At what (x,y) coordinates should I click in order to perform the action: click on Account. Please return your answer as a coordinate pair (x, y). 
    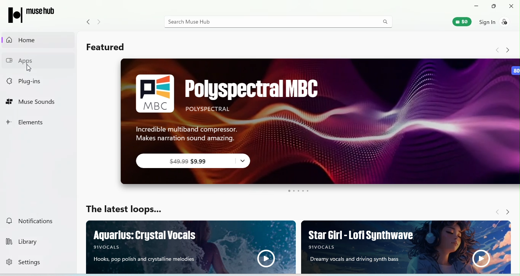
    Looking at the image, I should click on (493, 22).